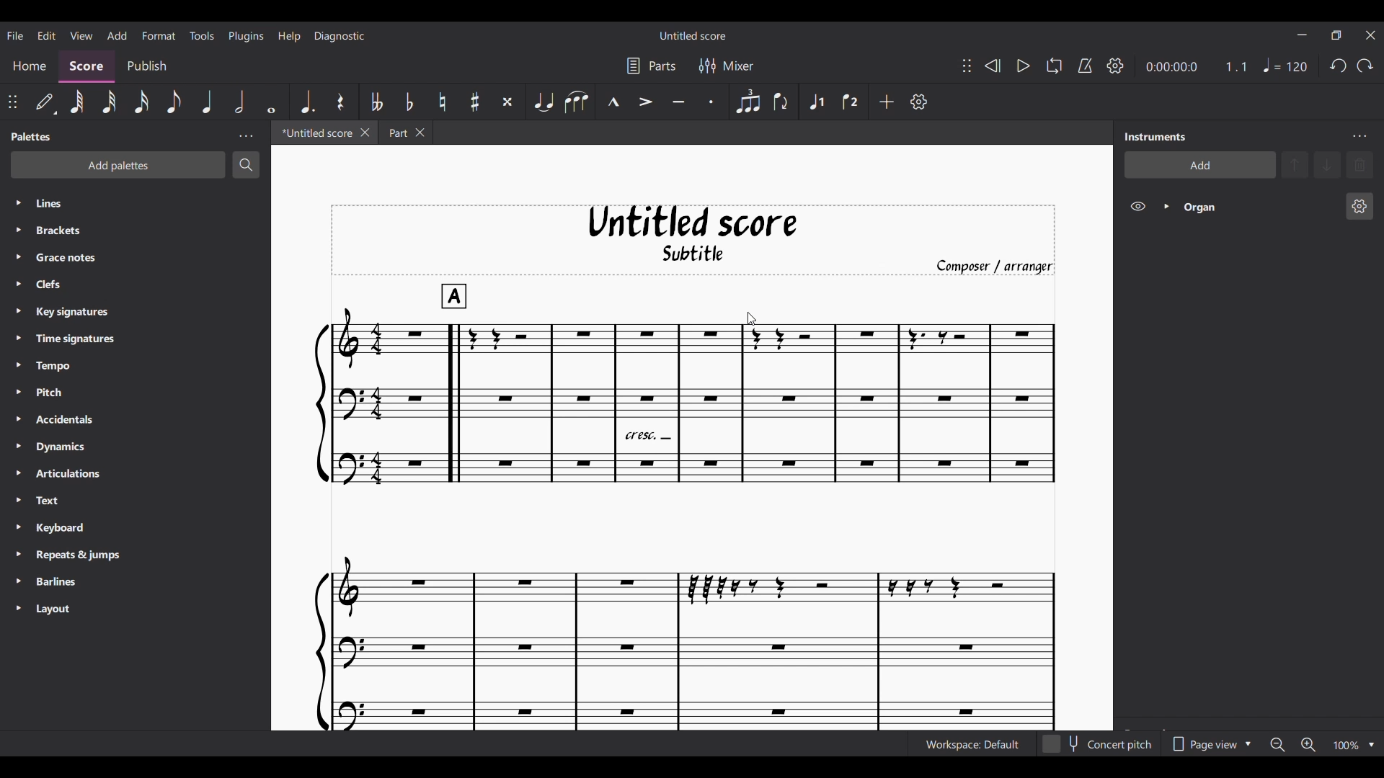  Describe the element at coordinates (146, 67) in the screenshot. I see `Publish section` at that location.